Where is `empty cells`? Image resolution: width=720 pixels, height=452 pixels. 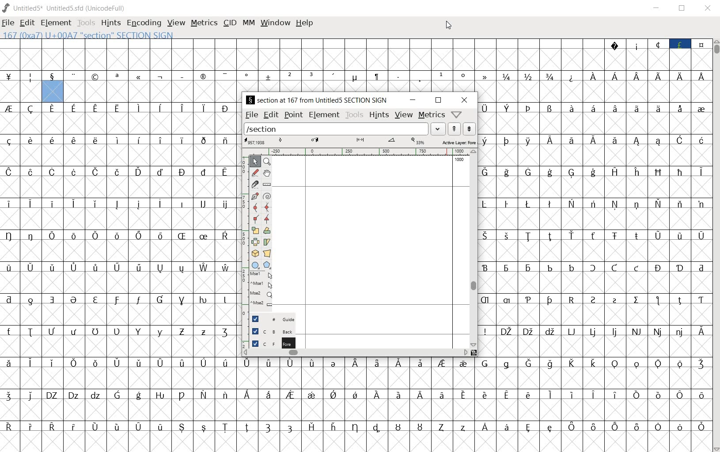
empty cells is located at coordinates (356, 377).